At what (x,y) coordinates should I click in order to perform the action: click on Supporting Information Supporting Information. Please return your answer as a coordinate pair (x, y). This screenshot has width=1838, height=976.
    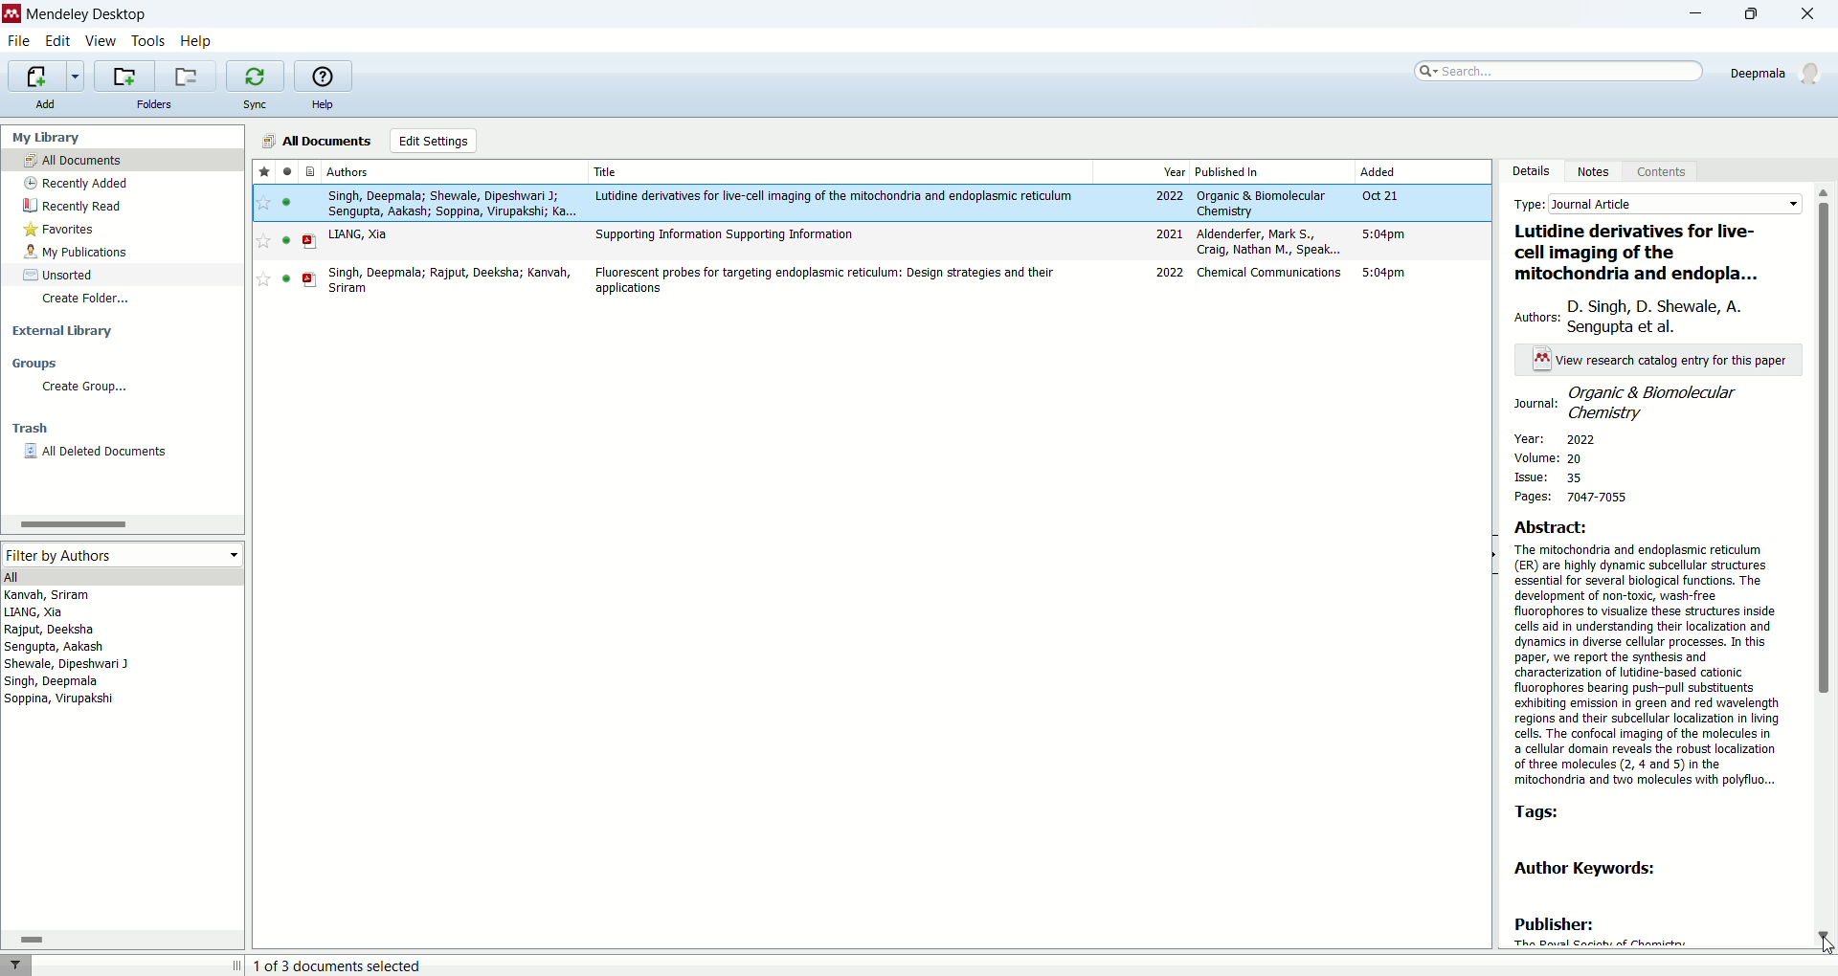
    Looking at the image, I should click on (726, 235).